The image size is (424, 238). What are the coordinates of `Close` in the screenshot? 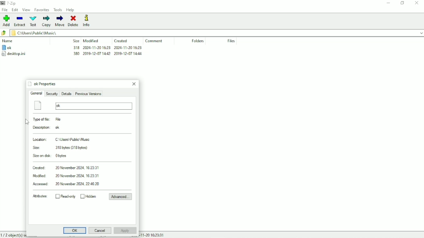 It's located at (134, 84).